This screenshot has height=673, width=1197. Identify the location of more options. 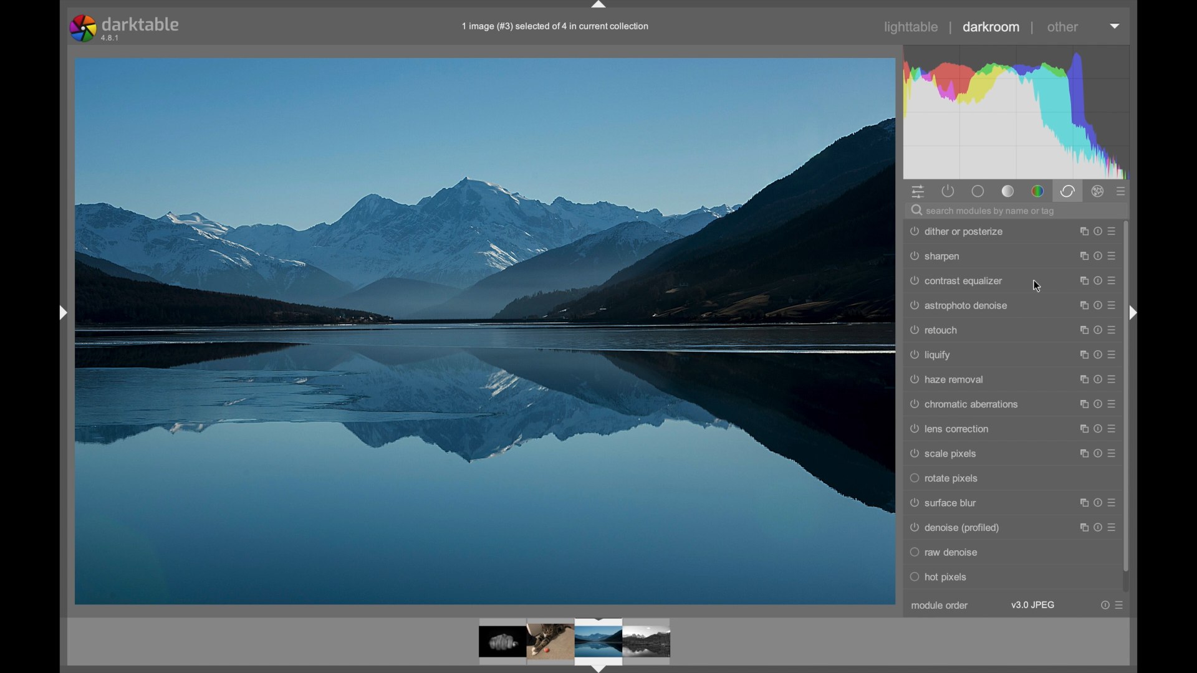
(1096, 378).